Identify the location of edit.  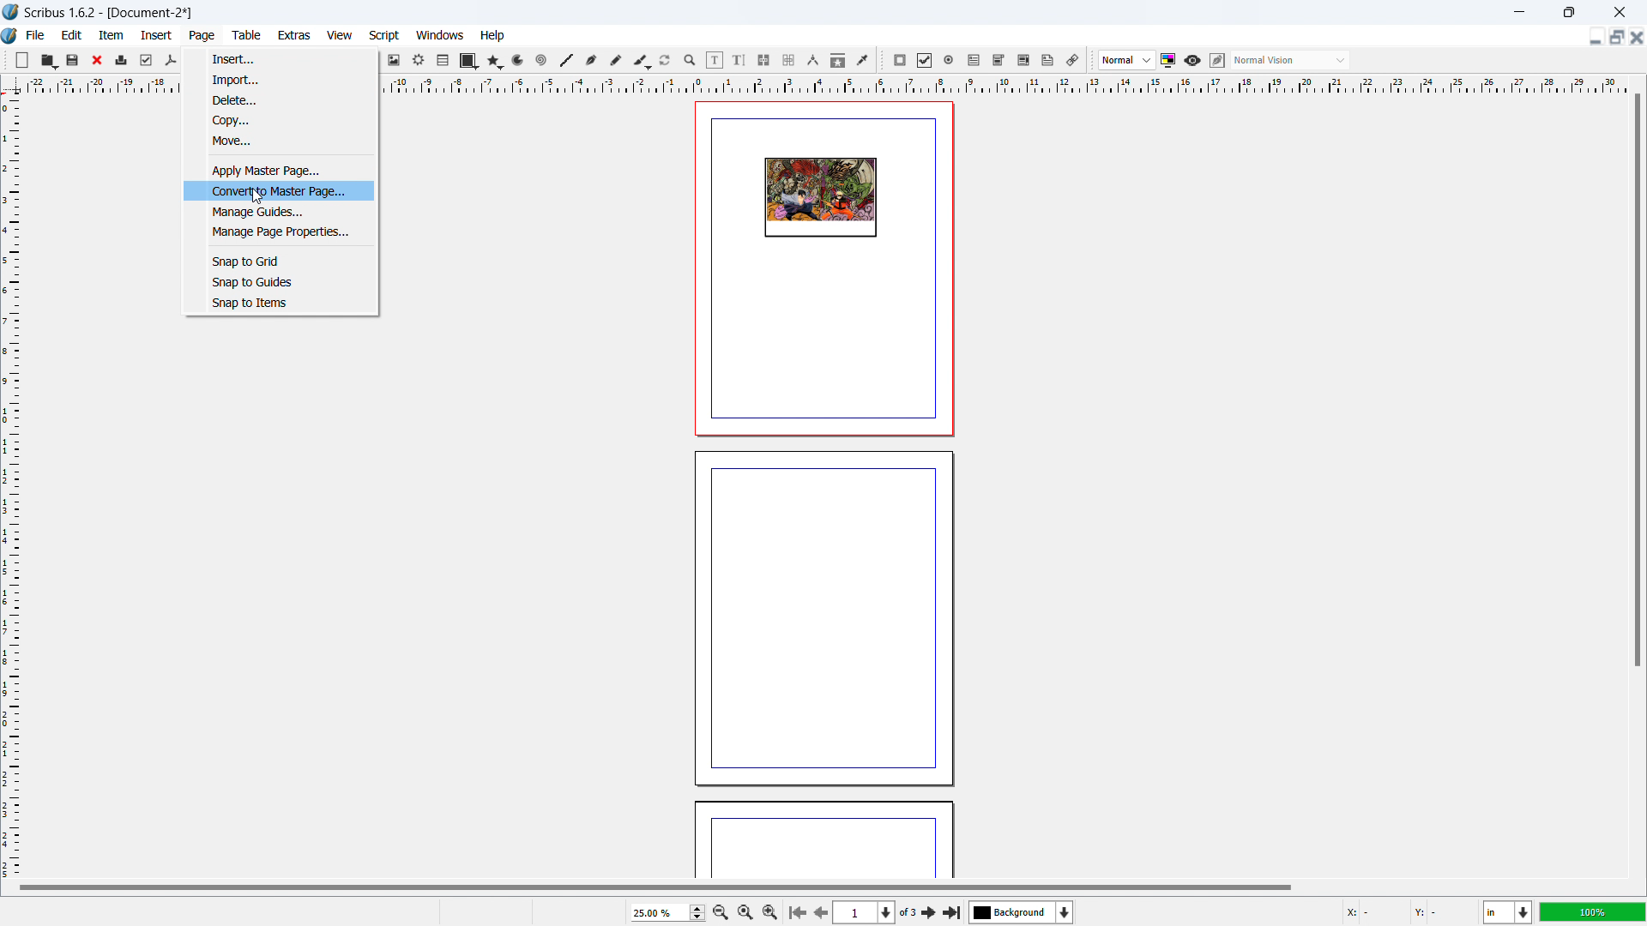
(72, 35).